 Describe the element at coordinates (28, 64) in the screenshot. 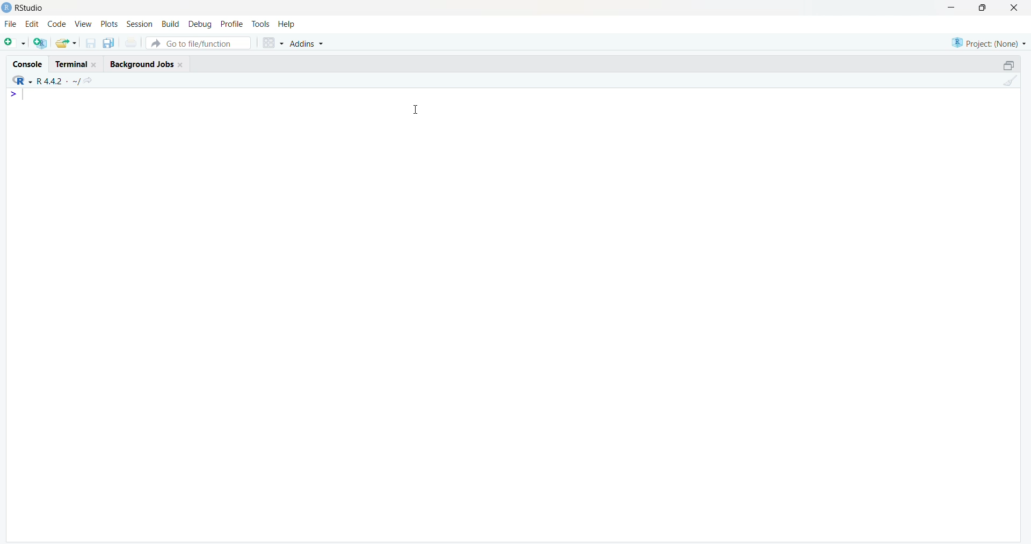

I see `console` at that location.